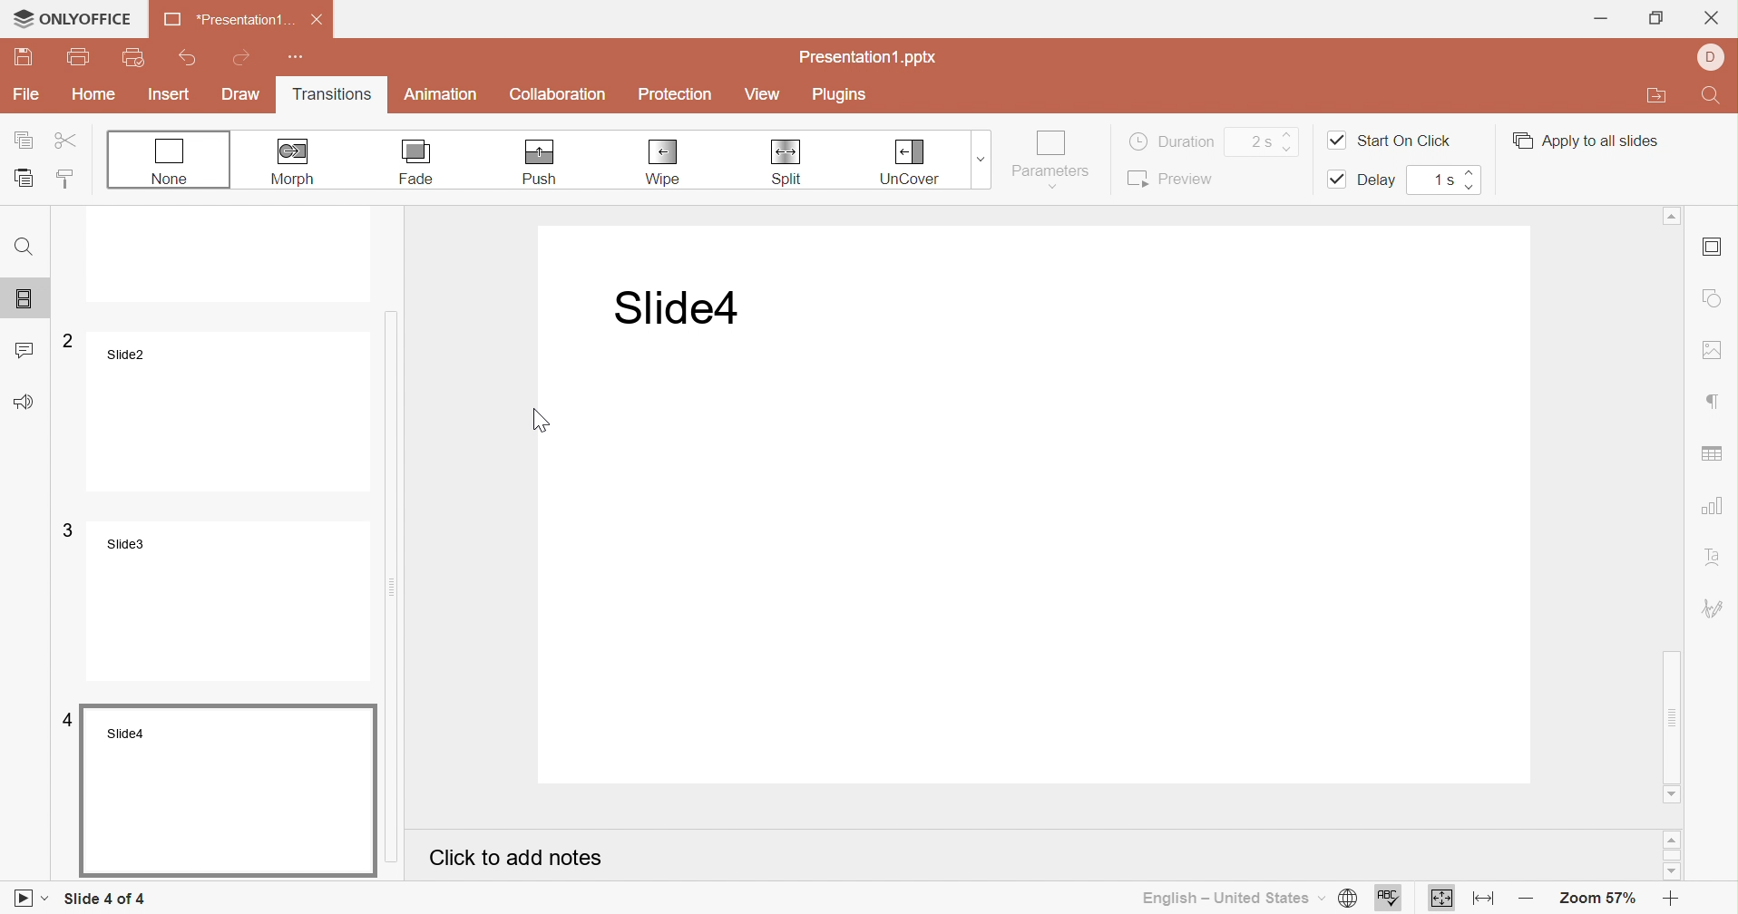 The width and height of the screenshot is (1738, 914). What do you see at coordinates (1715, 506) in the screenshot?
I see `Insert chart` at bounding box center [1715, 506].